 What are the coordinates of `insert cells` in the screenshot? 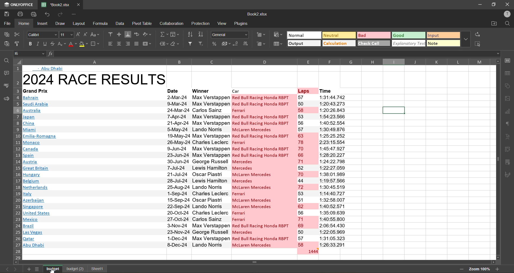 It's located at (262, 36).